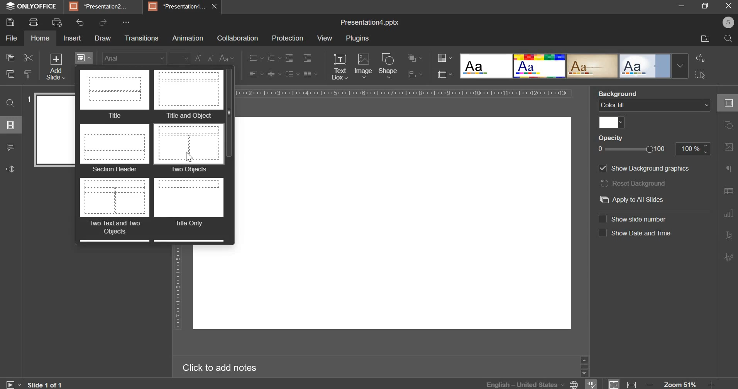 The width and height of the screenshot is (738, 389). Describe the element at coordinates (540, 66) in the screenshot. I see `design` at that location.